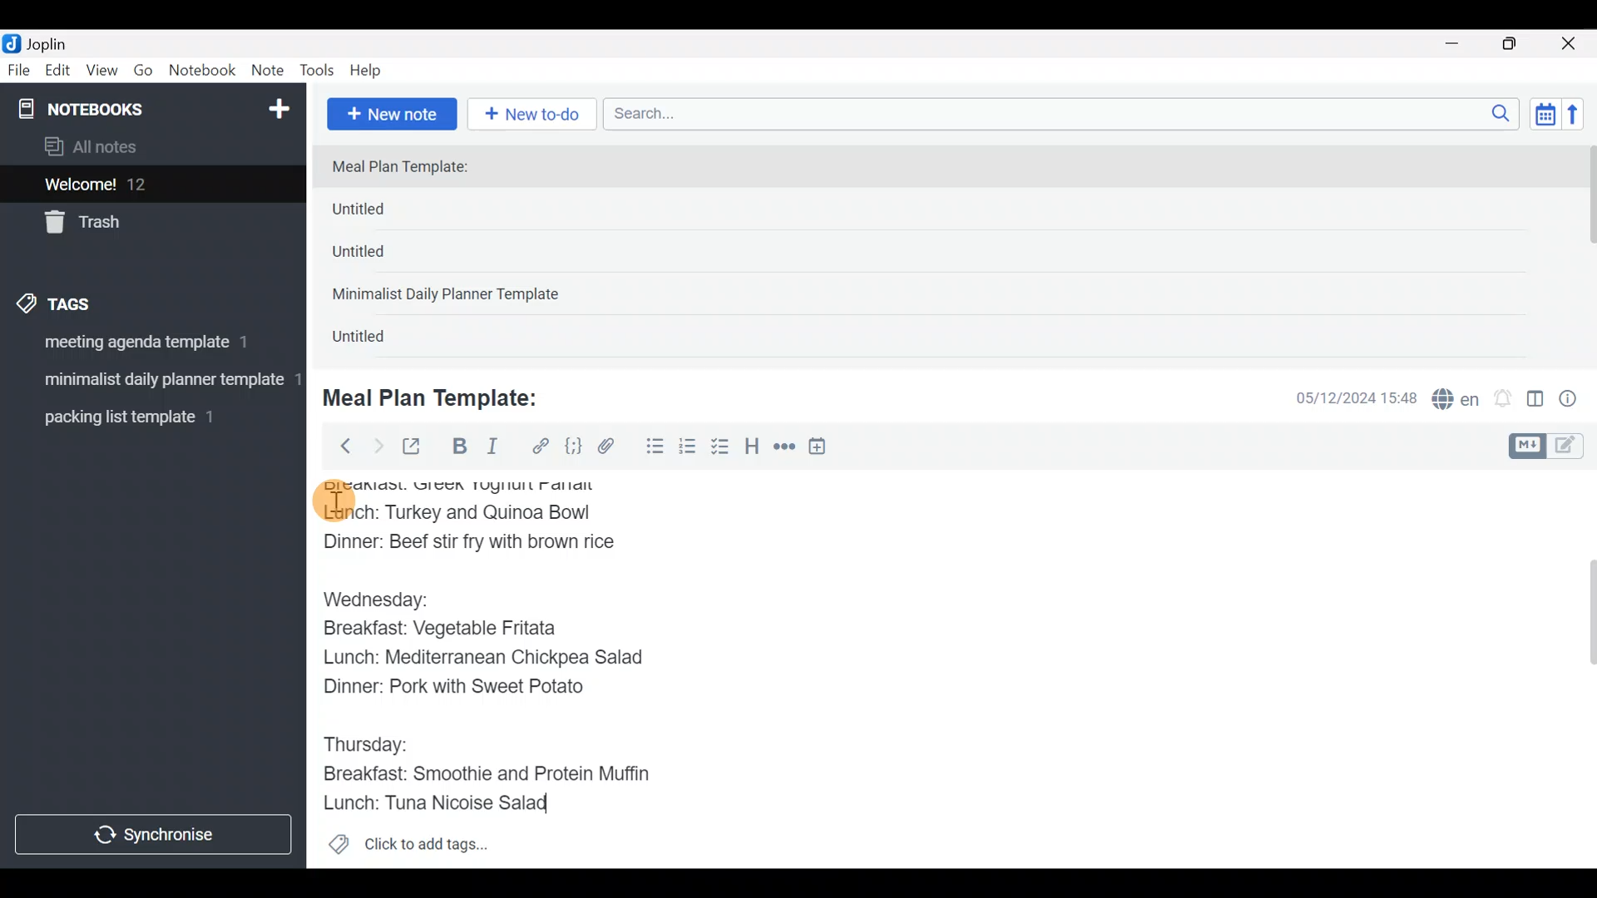 The height and width of the screenshot is (898, 1597). I want to click on text Cursor, so click(566, 808).